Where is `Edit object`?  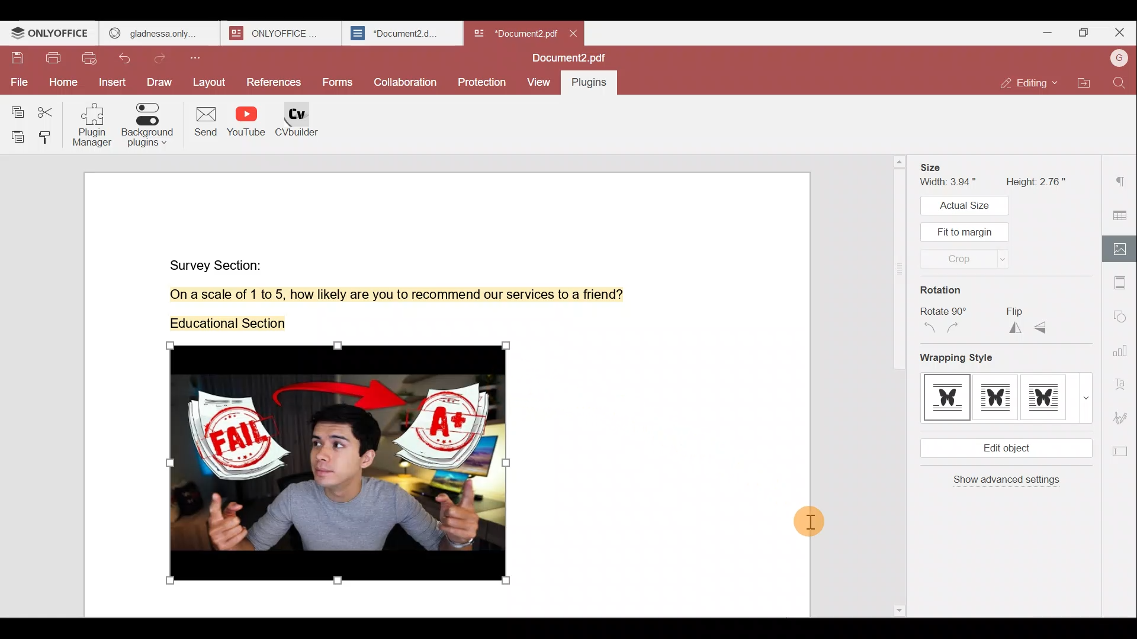 Edit object is located at coordinates (1008, 448).